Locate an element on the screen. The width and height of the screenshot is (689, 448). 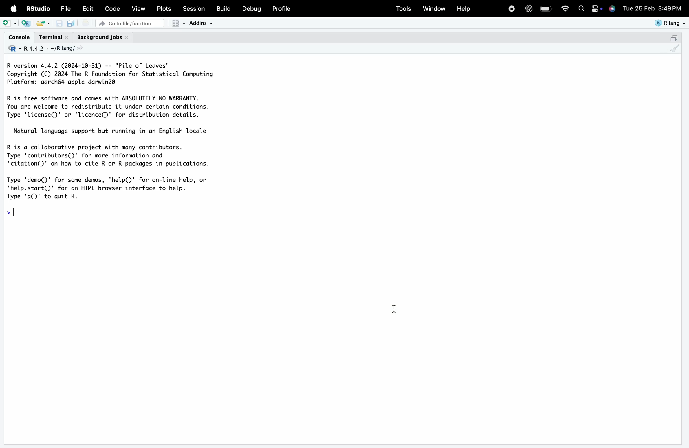
Build is located at coordinates (223, 8).